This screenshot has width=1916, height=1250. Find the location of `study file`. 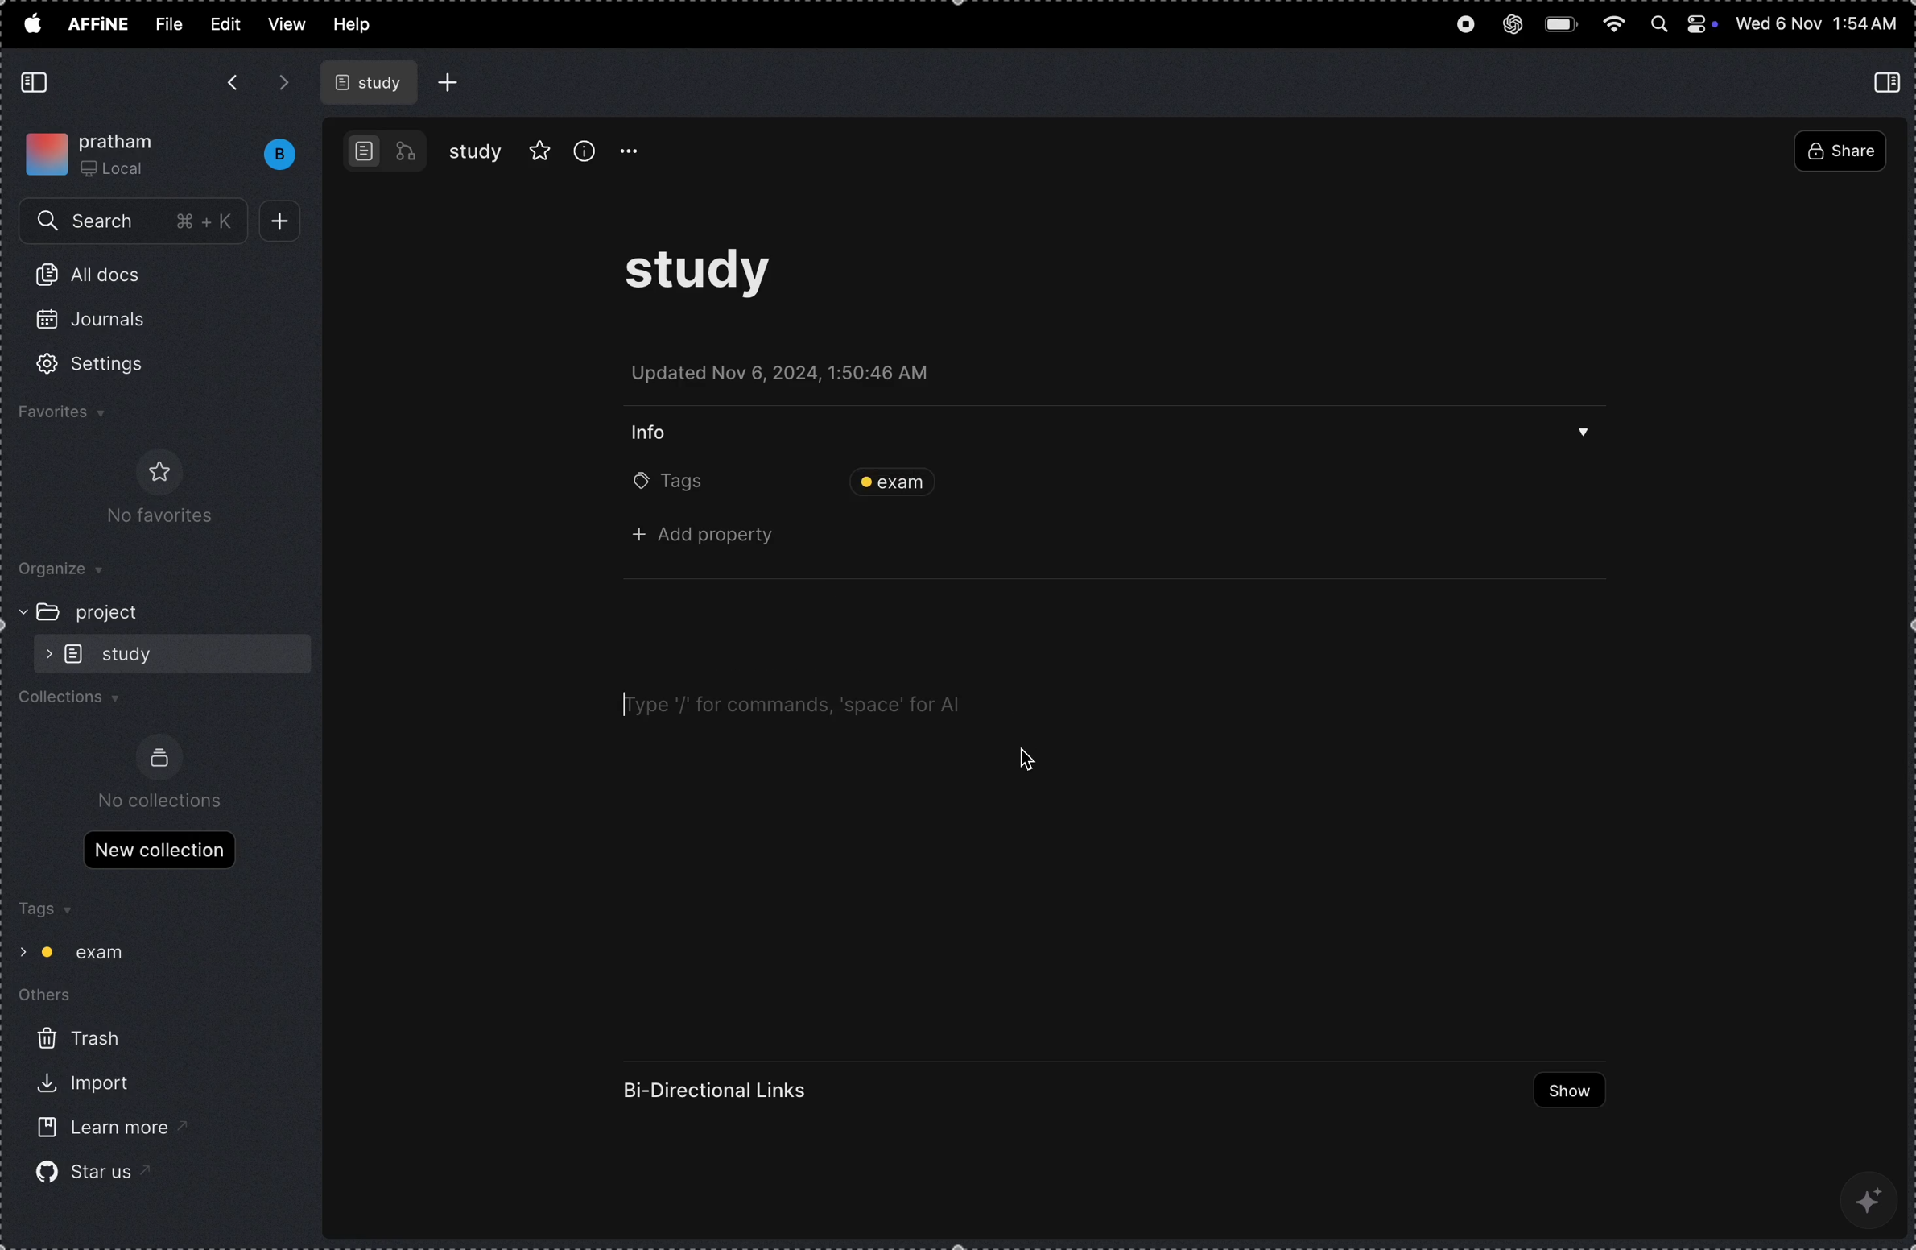

study file is located at coordinates (372, 82).